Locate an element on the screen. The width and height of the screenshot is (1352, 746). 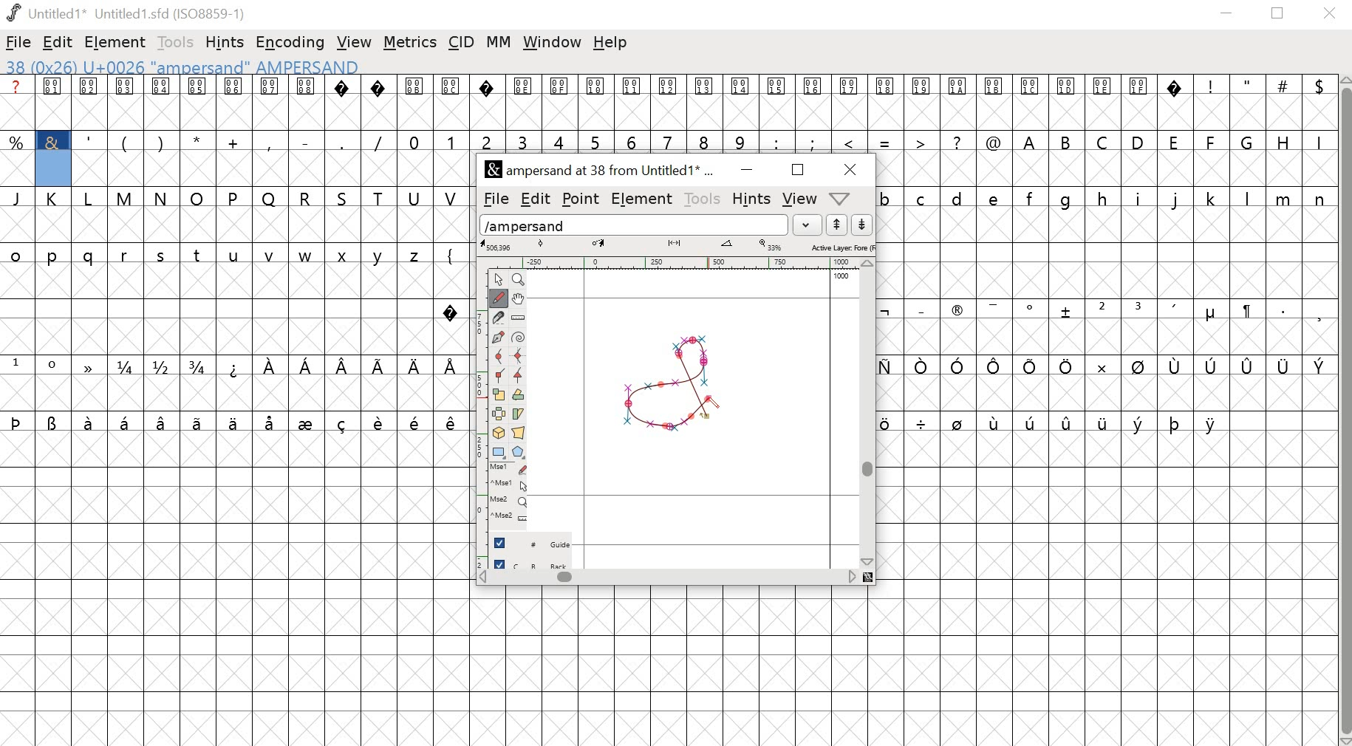
? is located at coordinates (1176, 103).